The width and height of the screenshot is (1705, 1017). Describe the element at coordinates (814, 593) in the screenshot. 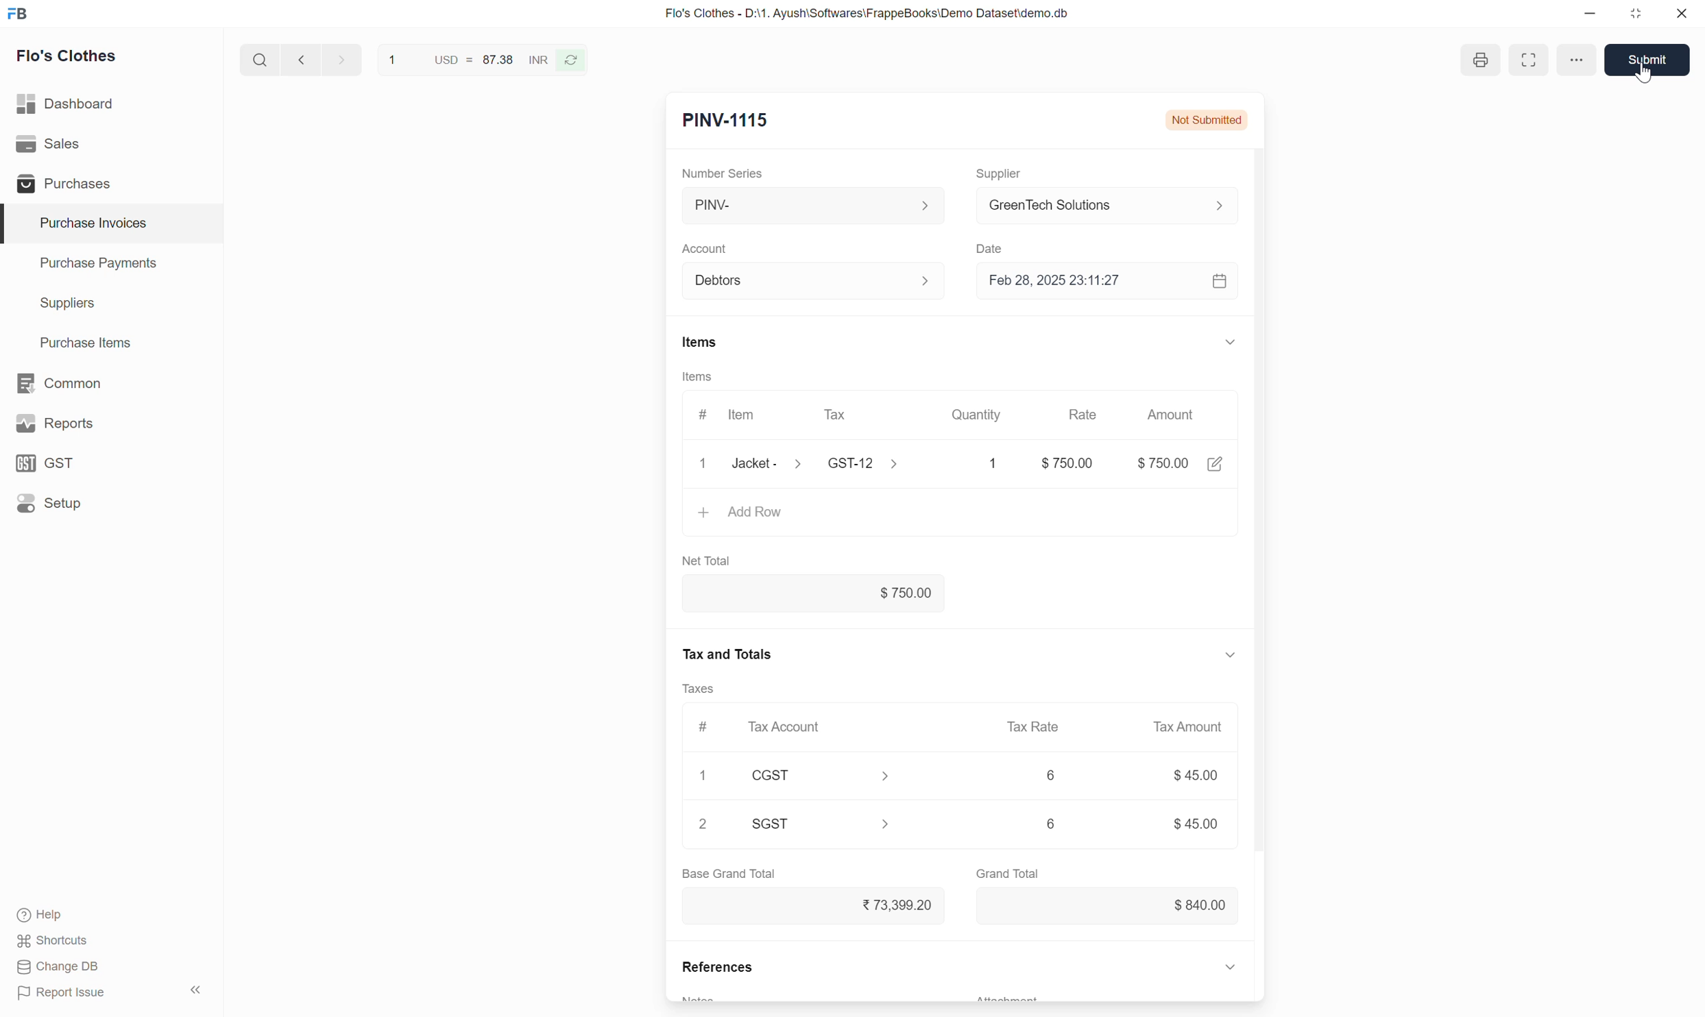

I see `$102.99` at that location.